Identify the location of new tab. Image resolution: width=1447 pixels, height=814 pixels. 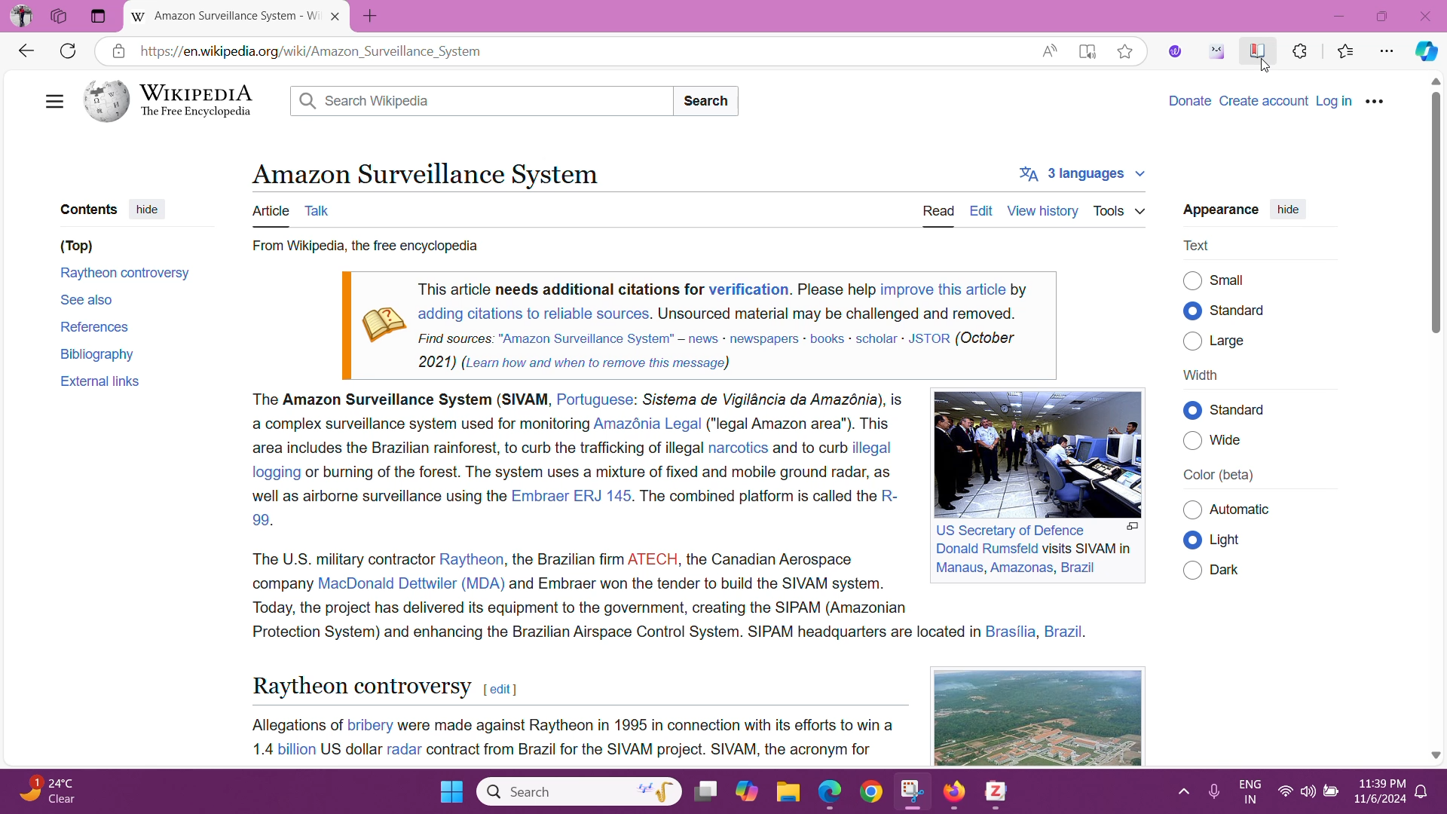
(378, 13).